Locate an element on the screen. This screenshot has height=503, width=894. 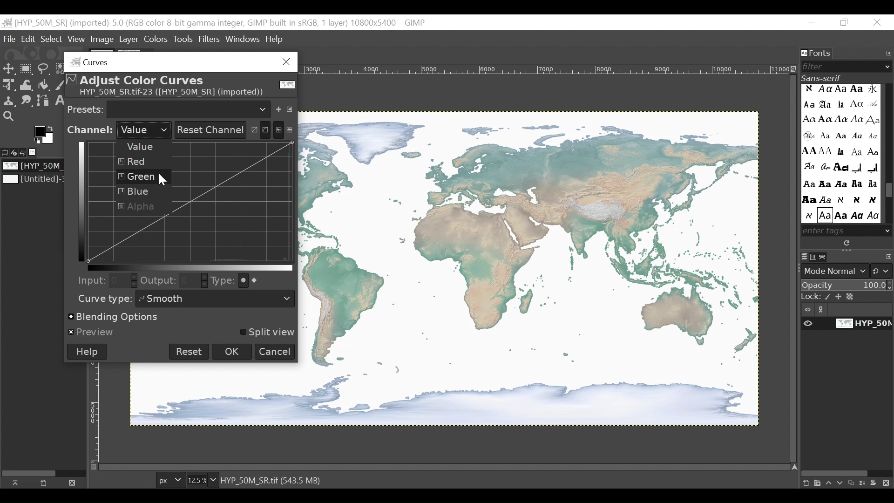
OK is located at coordinates (233, 351).